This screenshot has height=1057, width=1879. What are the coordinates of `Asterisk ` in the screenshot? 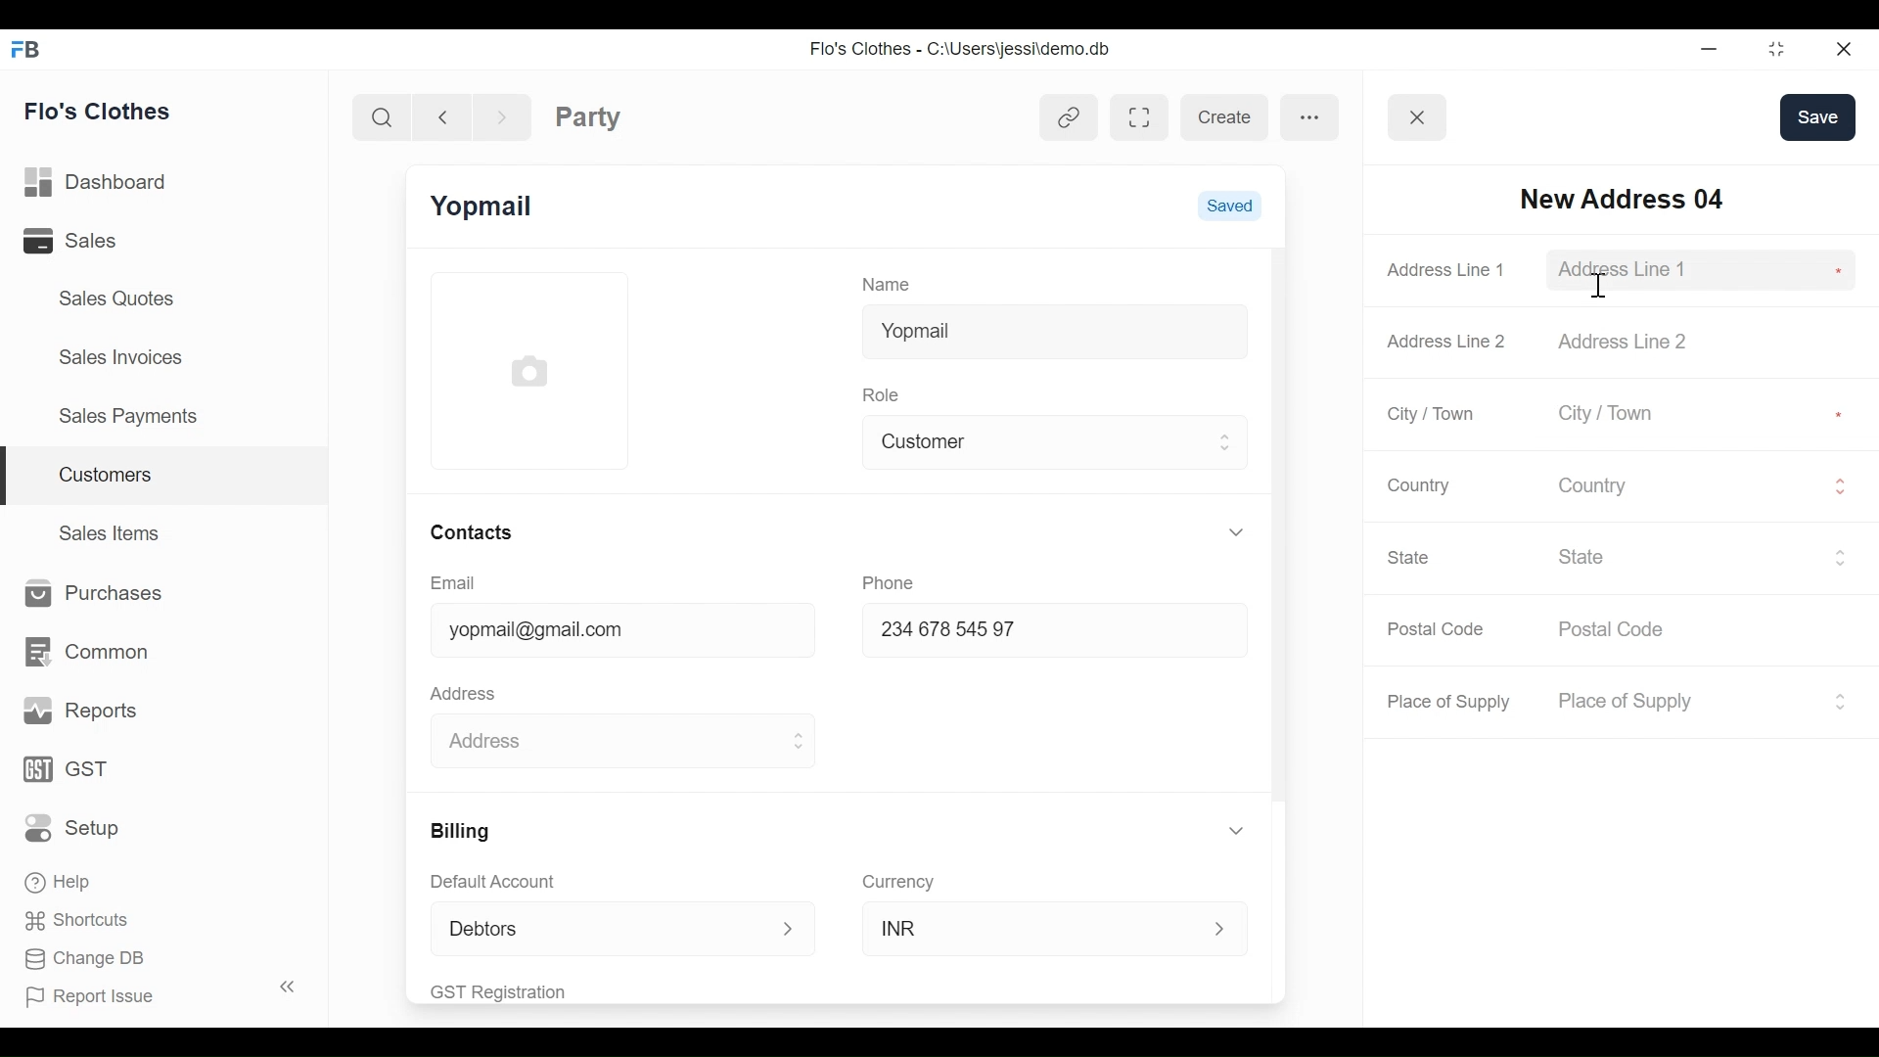 It's located at (1842, 412).